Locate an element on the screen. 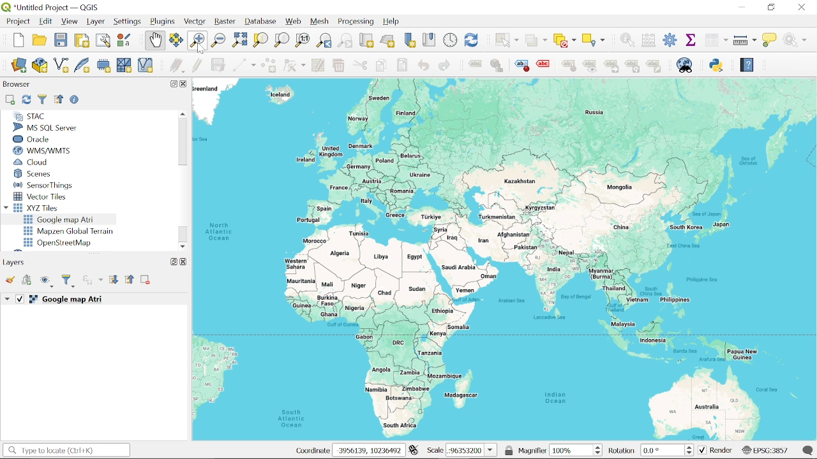  Toggle editing is located at coordinates (197, 66).